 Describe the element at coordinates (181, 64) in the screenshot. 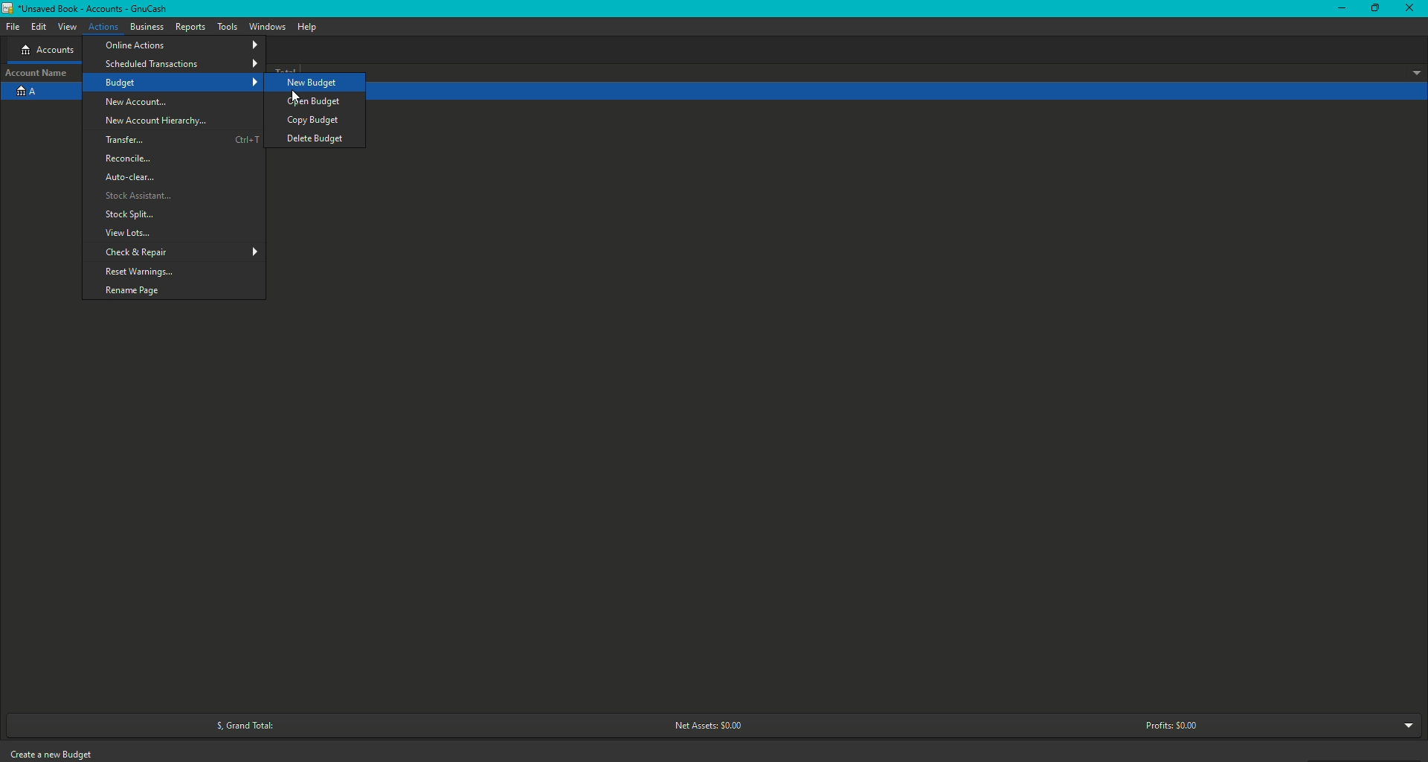

I see `Scheduled Transactions` at that location.